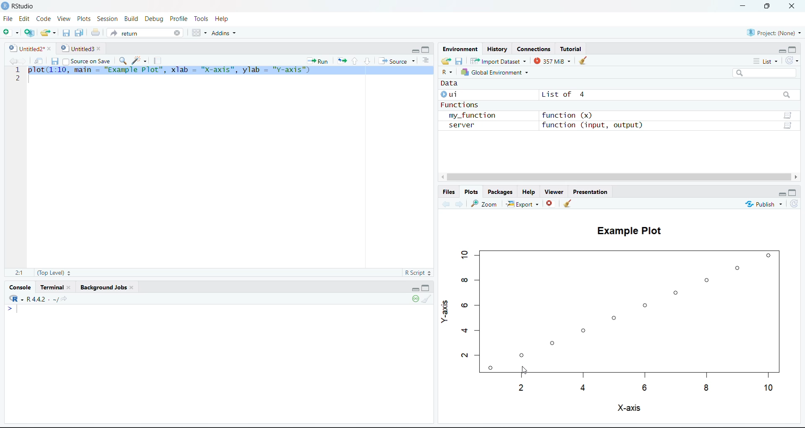 This screenshot has width=805, height=428. What do you see at coordinates (9, 309) in the screenshot?
I see `Prompt cursor` at bounding box center [9, 309].